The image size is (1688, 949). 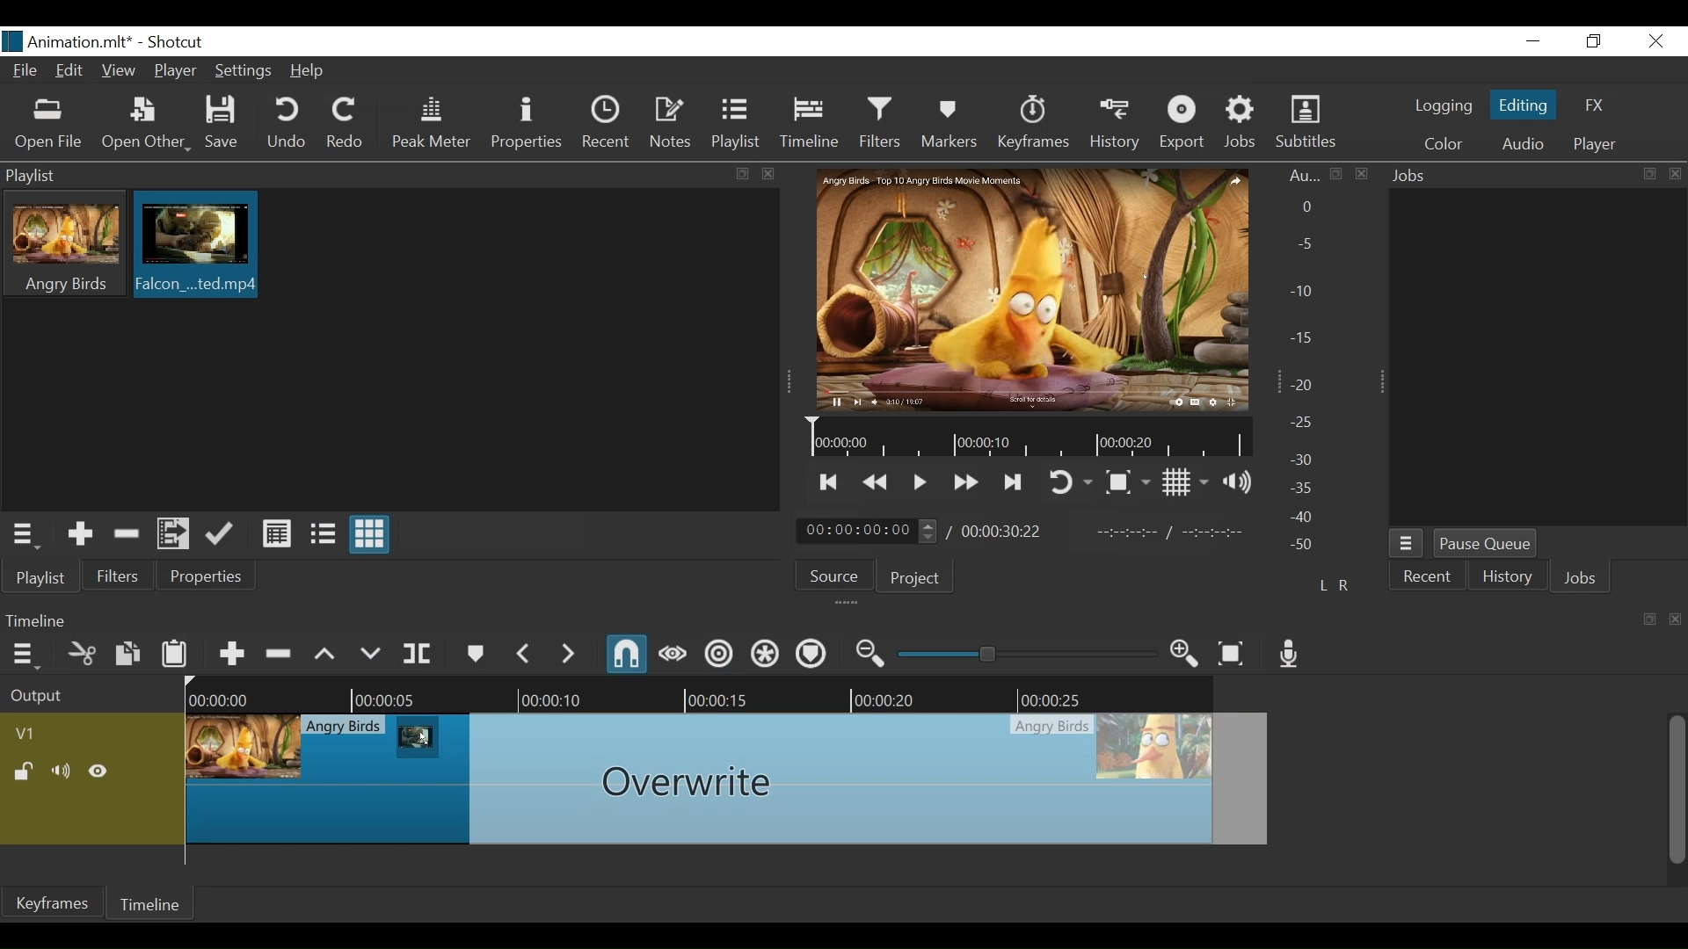 What do you see at coordinates (207, 576) in the screenshot?
I see `Properties` at bounding box center [207, 576].